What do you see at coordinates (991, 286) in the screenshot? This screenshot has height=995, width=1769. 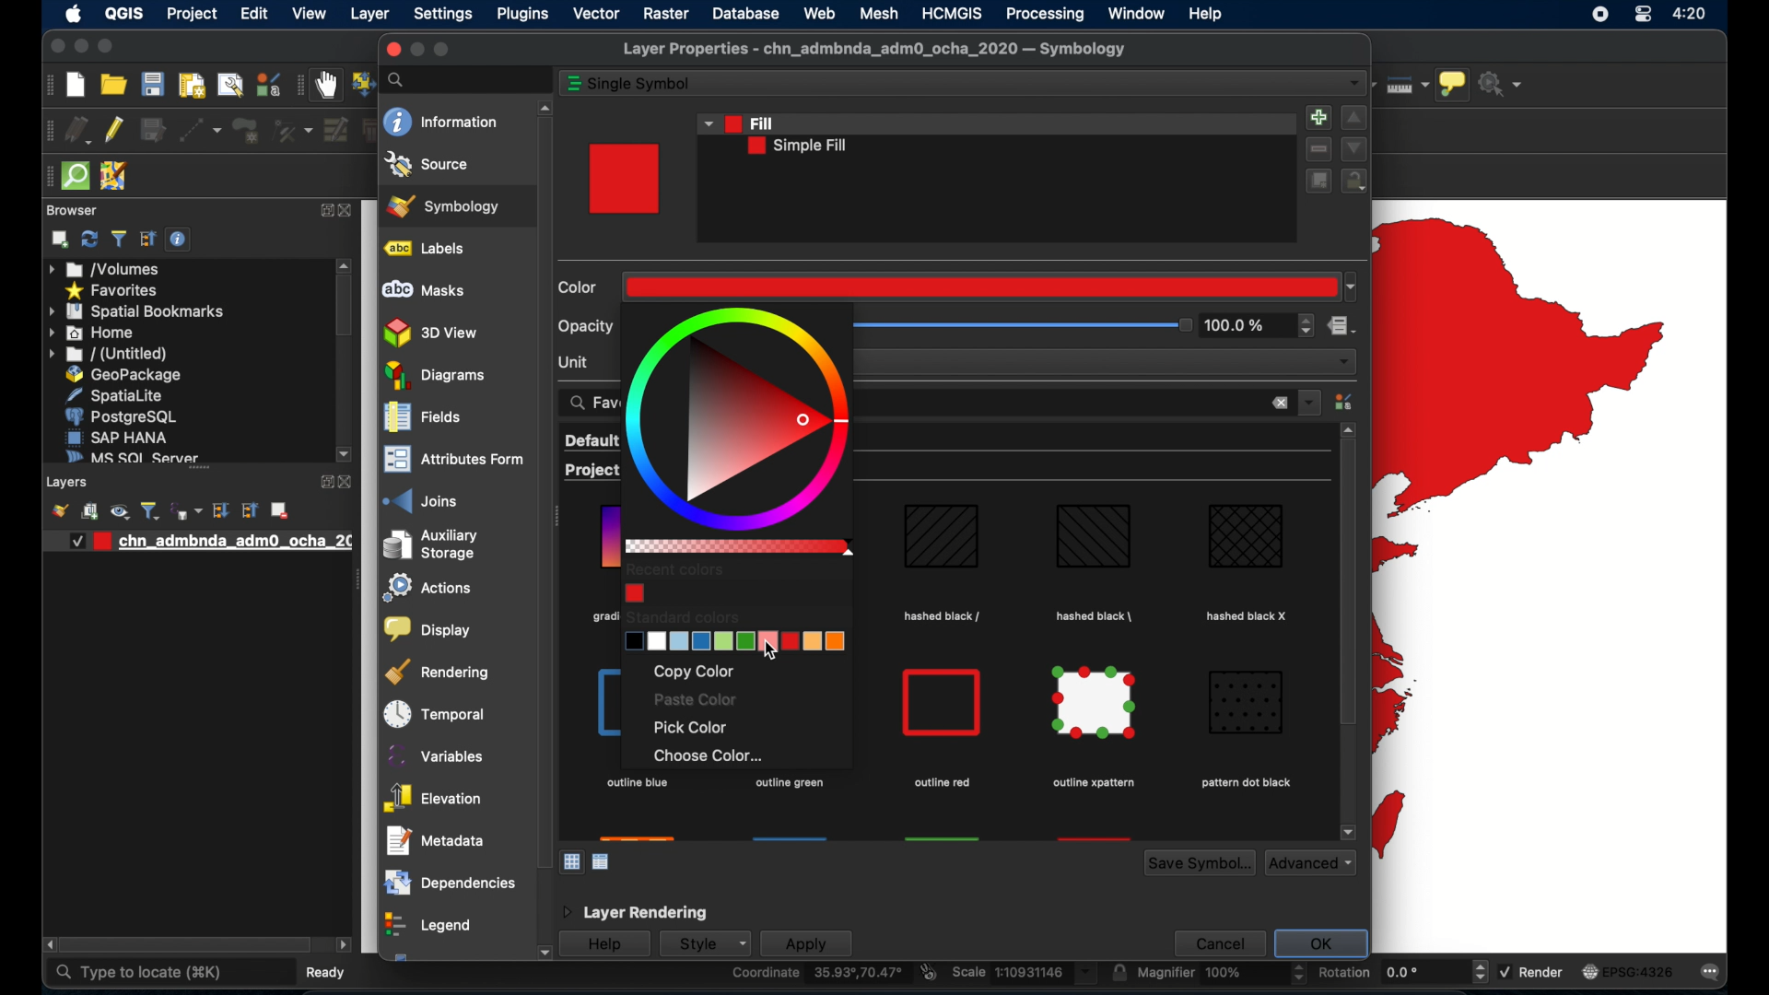 I see `red color selected` at bounding box center [991, 286].